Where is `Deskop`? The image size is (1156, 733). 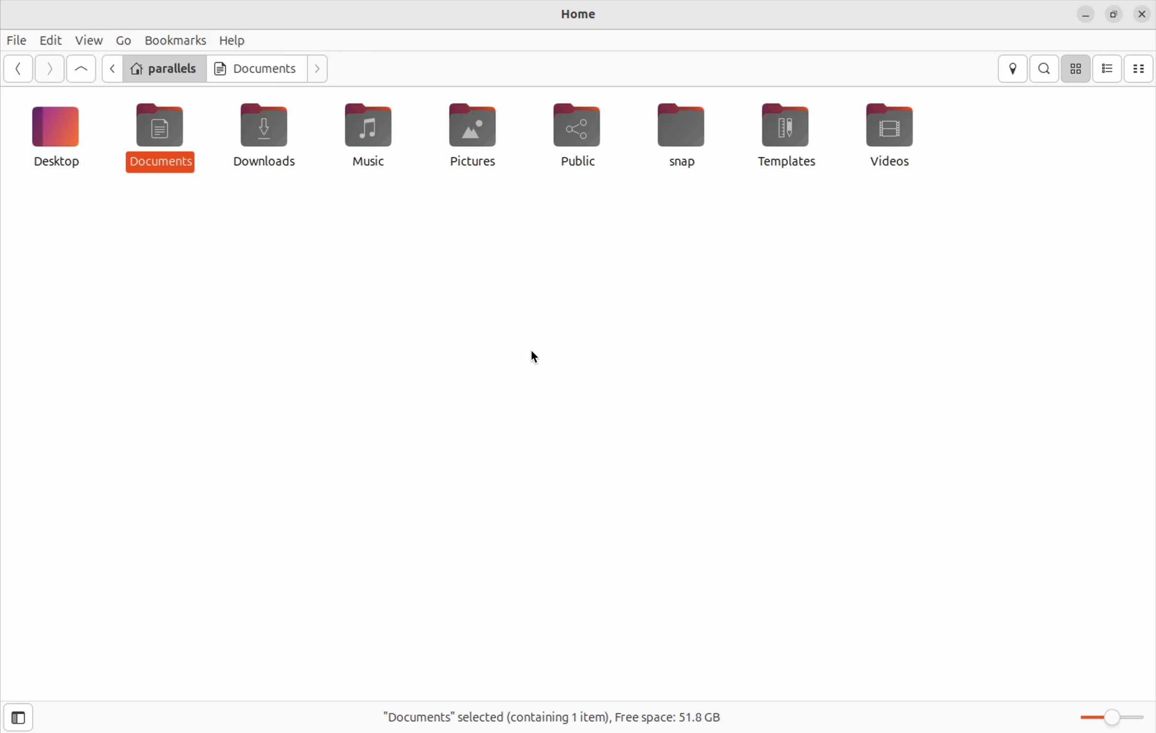
Deskop is located at coordinates (58, 137).